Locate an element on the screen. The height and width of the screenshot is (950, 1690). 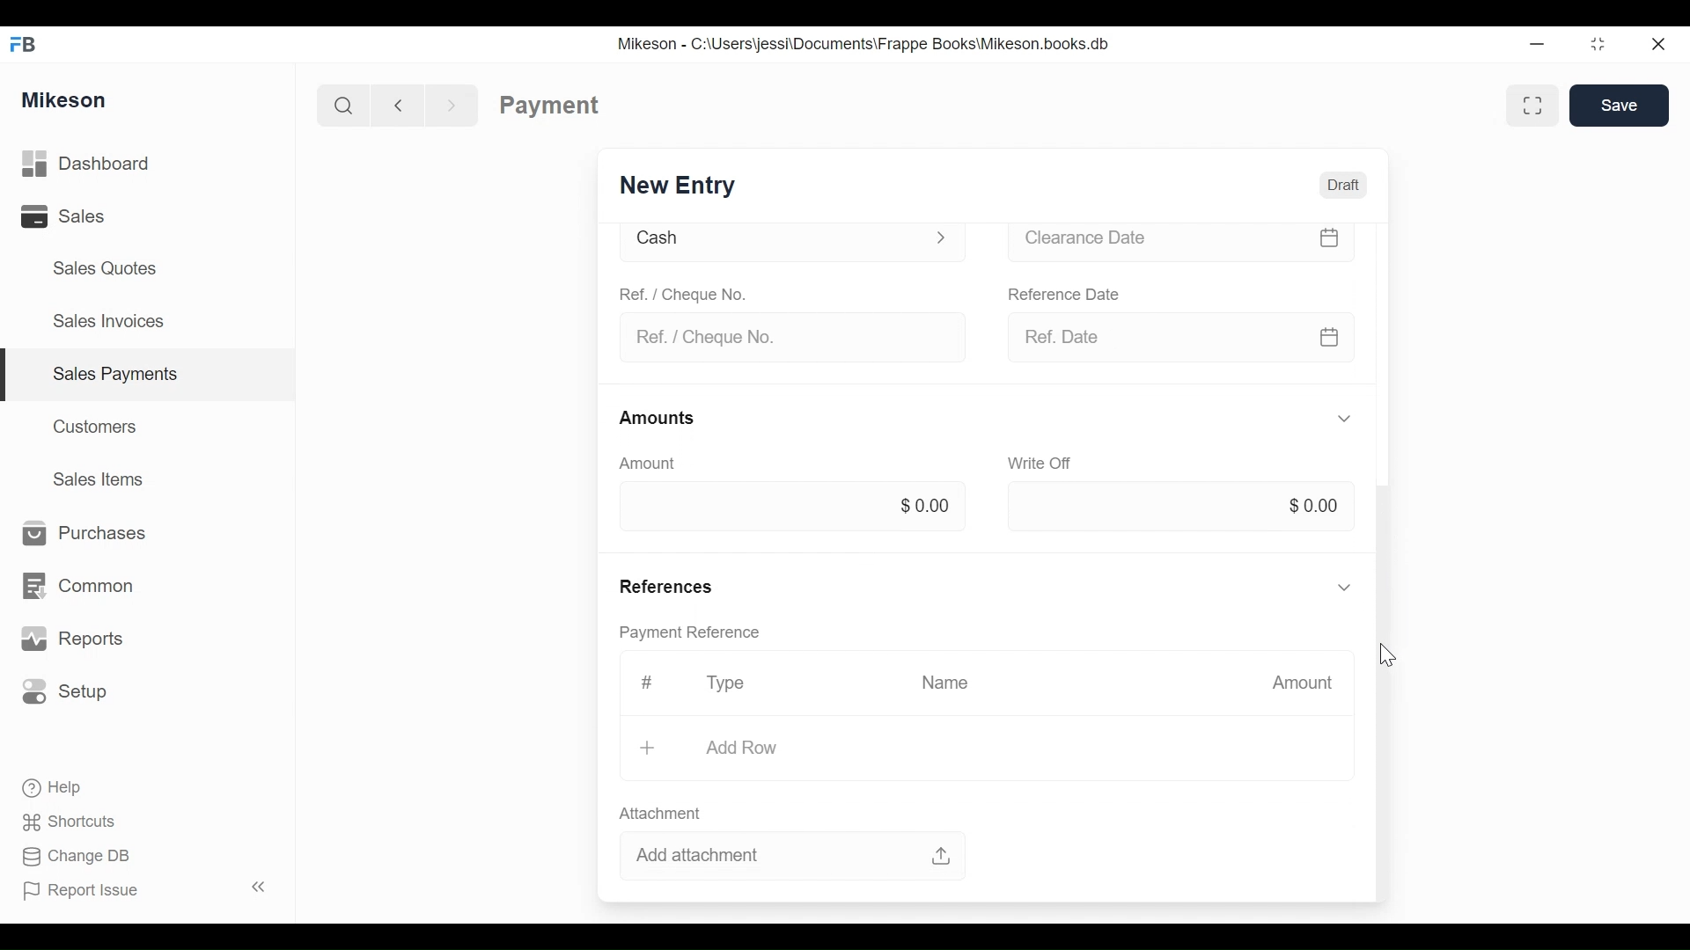
Setup is located at coordinates (70, 692).